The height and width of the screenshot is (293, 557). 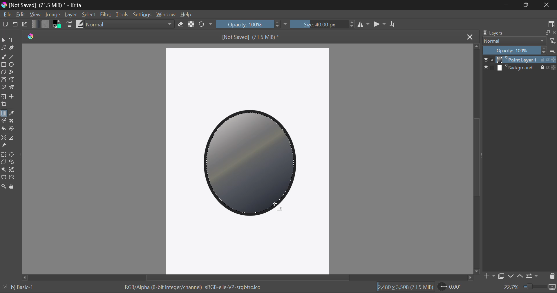 I want to click on checkbox, so click(x=490, y=67).